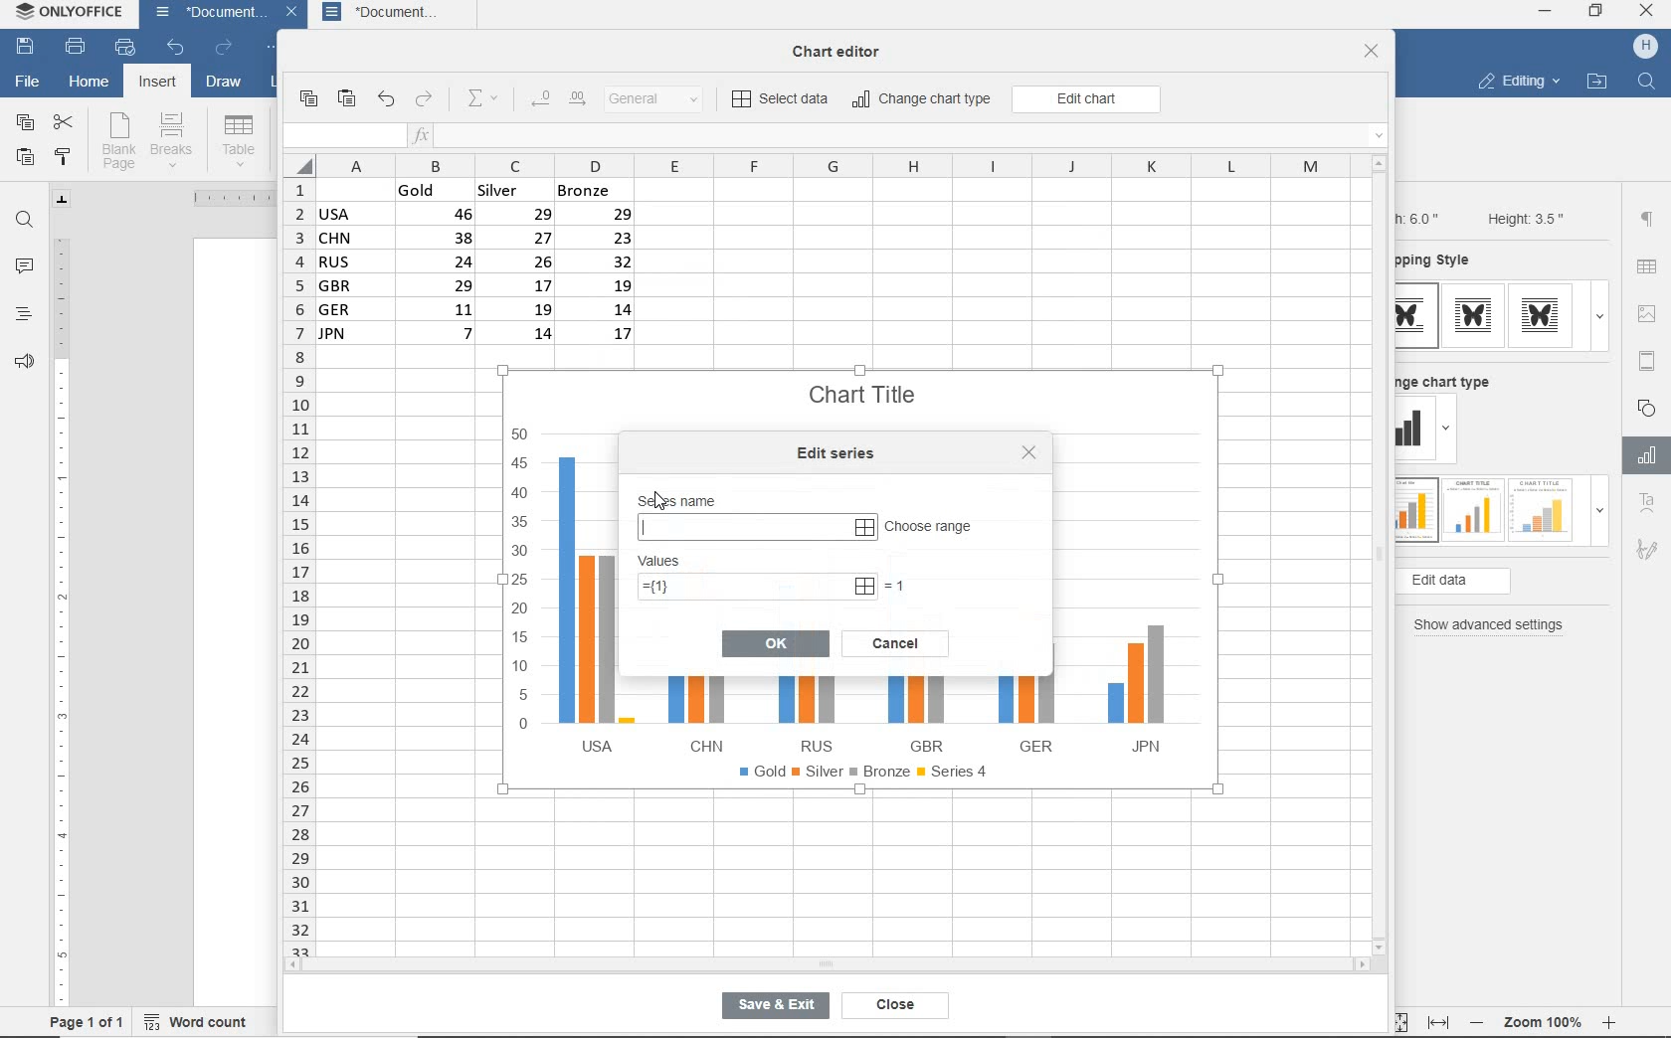 The height and width of the screenshot is (1038, 1671). I want to click on RUS, so click(805, 715).